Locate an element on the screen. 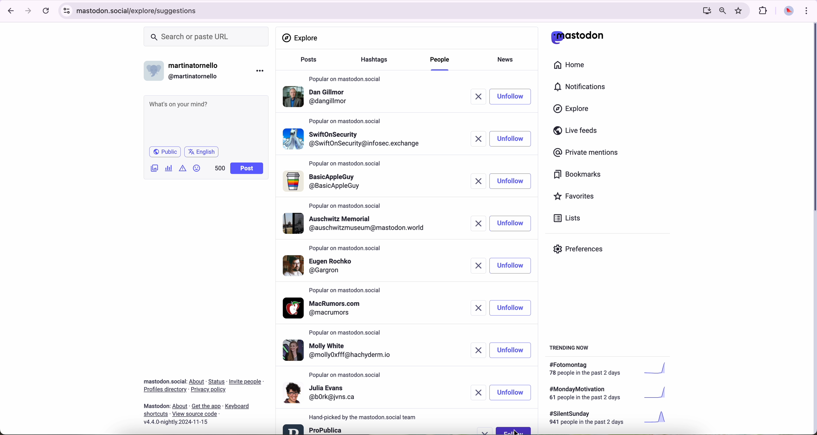 Image resolution: width=817 pixels, height=435 pixels. profile is located at coordinates (343, 351).